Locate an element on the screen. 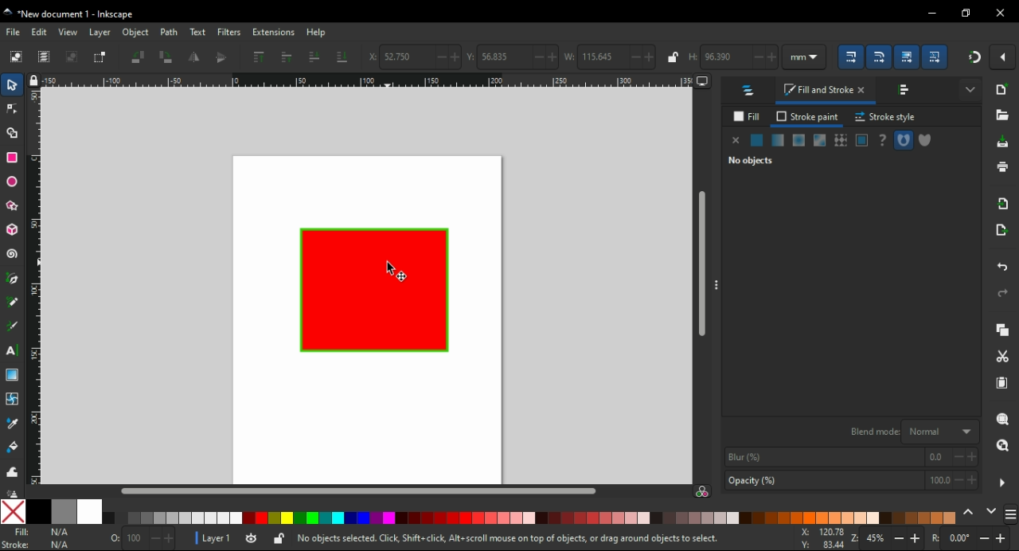 The height and width of the screenshot is (551, 1019). print is located at coordinates (1002, 167).